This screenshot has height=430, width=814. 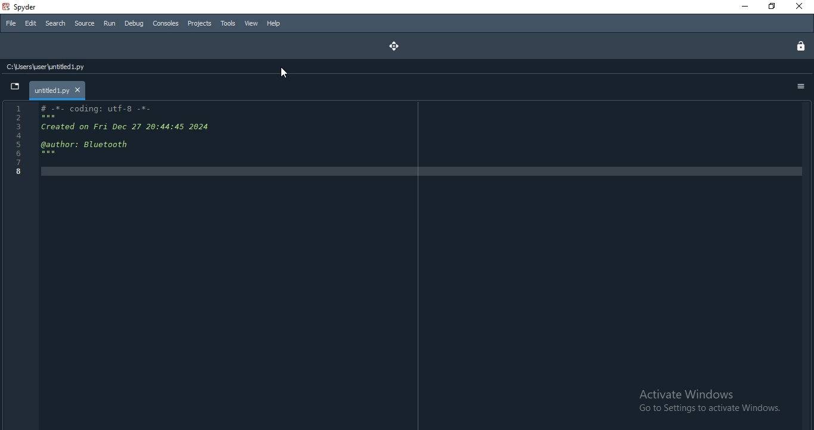 What do you see at coordinates (165, 22) in the screenshot?
I see `Consoles` at bounding box center [165, 22].